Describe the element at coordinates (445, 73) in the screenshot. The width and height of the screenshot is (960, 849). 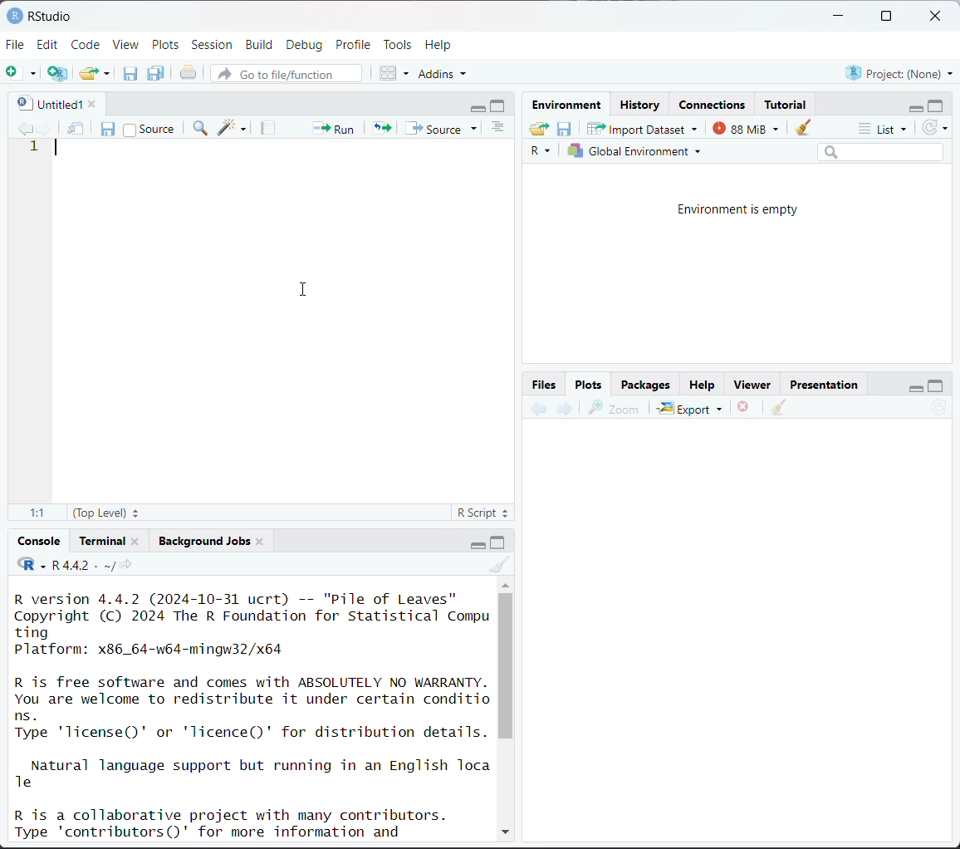
I see `addins` at that location.